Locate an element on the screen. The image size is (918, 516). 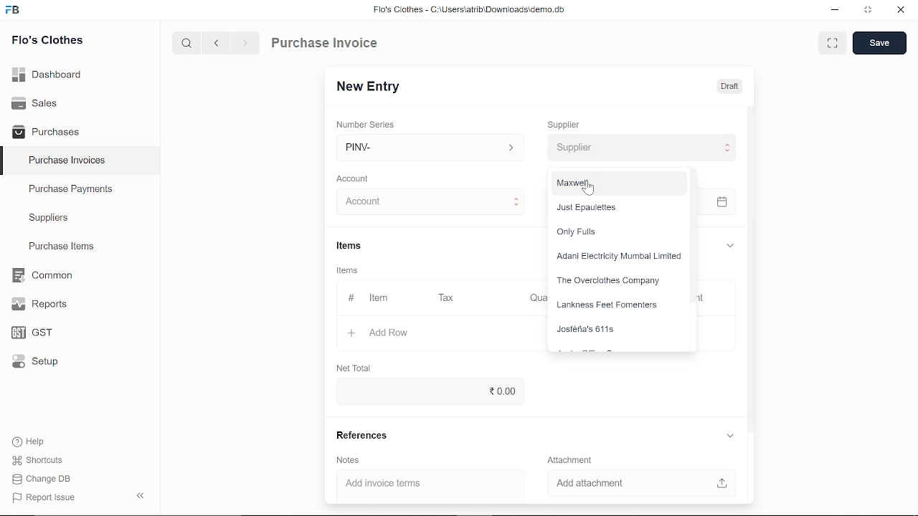
Items is located at coordinates (360, 246).